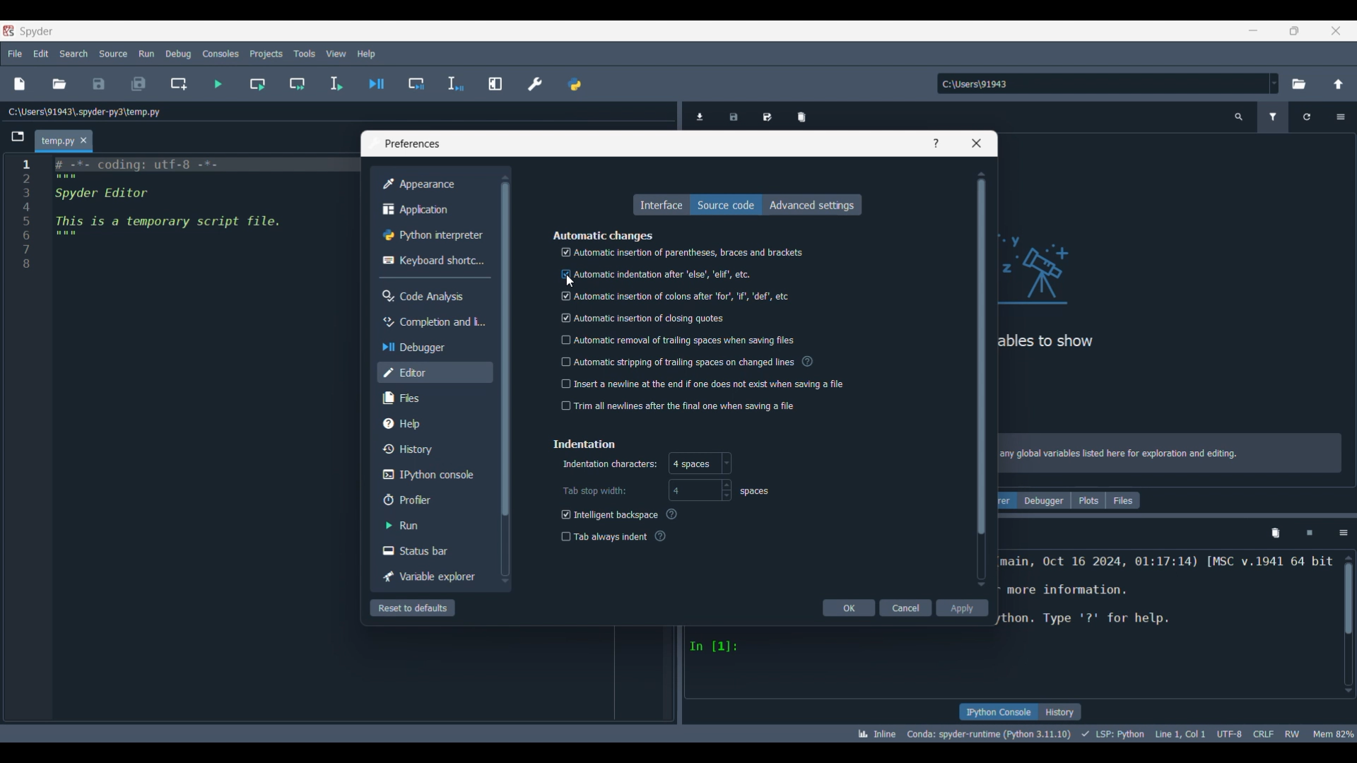 The width and height of the screenshot is (1357, 763). Describe the element at coordinates (999, 712) in the screenshot. I see `IPython console` at that location.